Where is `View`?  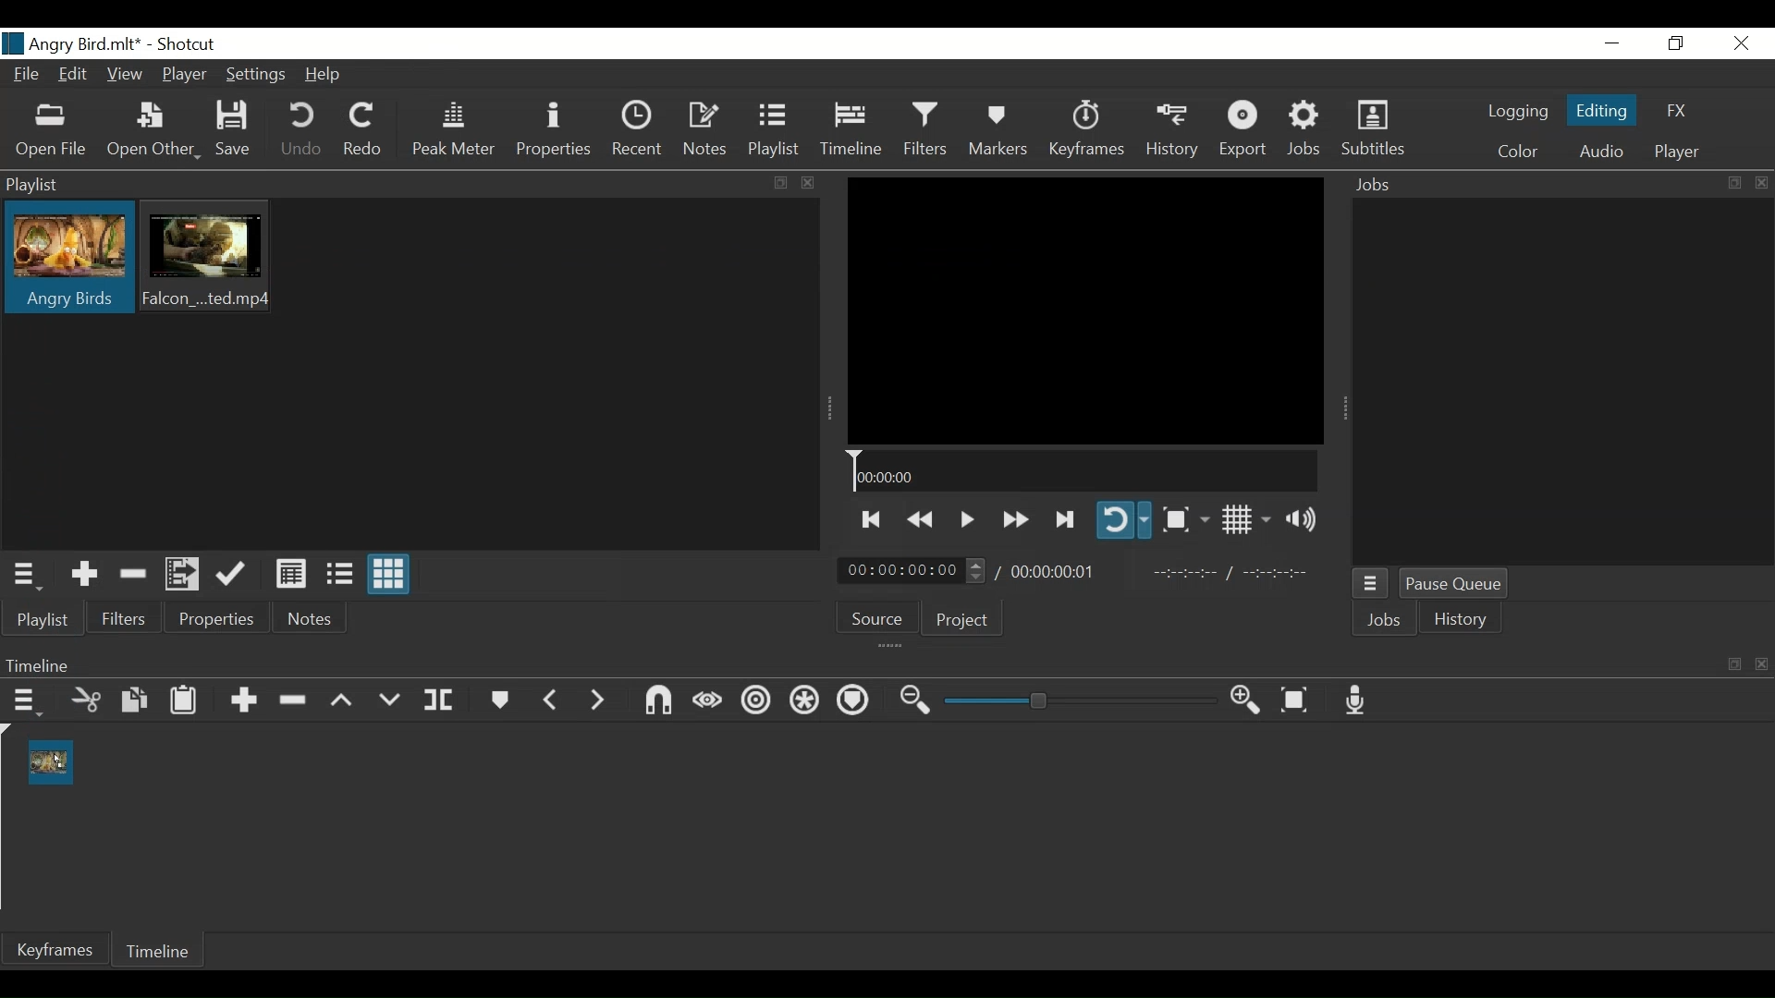
View is located at coordinates (125, 75).